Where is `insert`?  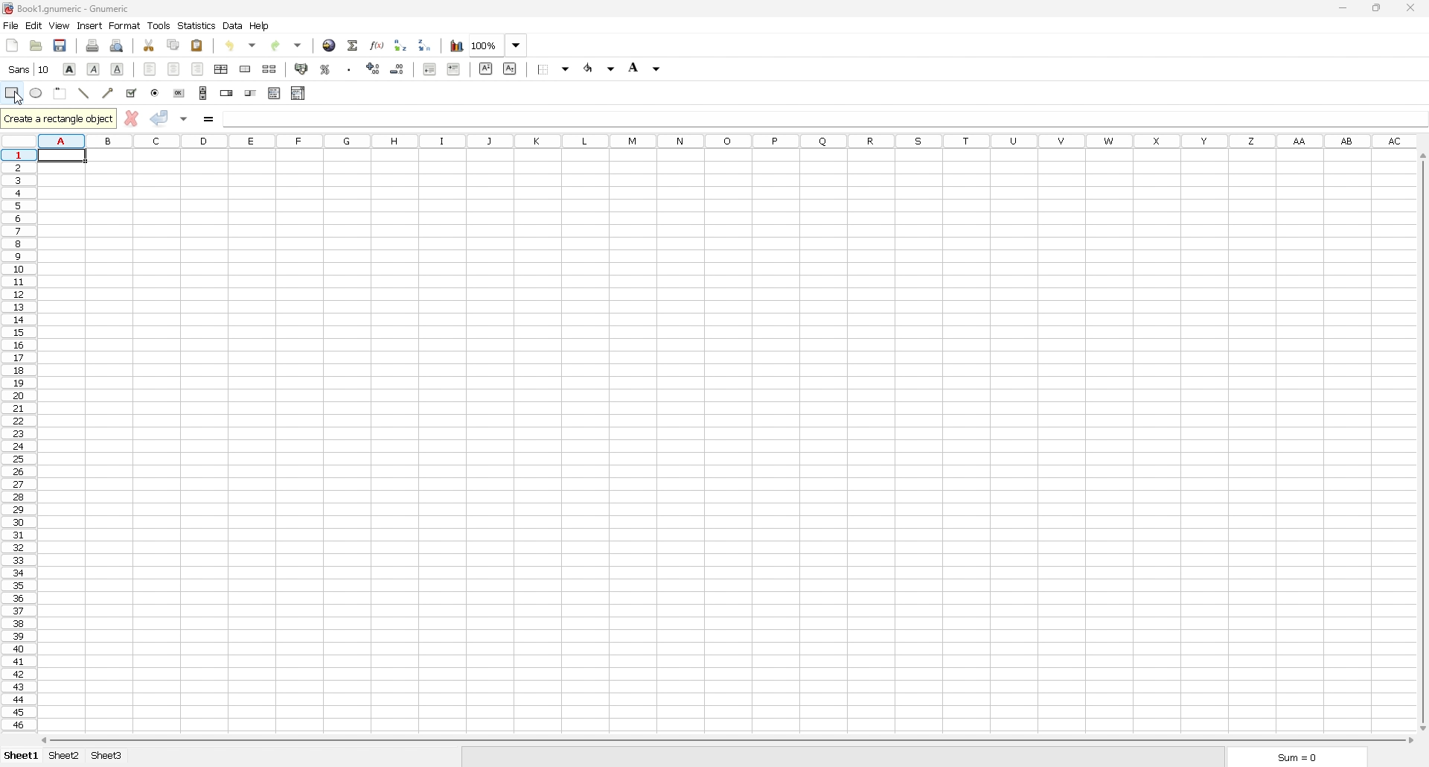
insert is located at coordinates (90, 25).